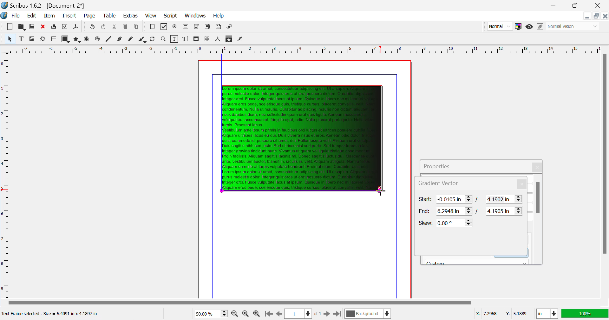 This screenshot has height=320, width=609. Describe the element at coordinates (130, 16) in the screenshot. I see `Extras` at that location.